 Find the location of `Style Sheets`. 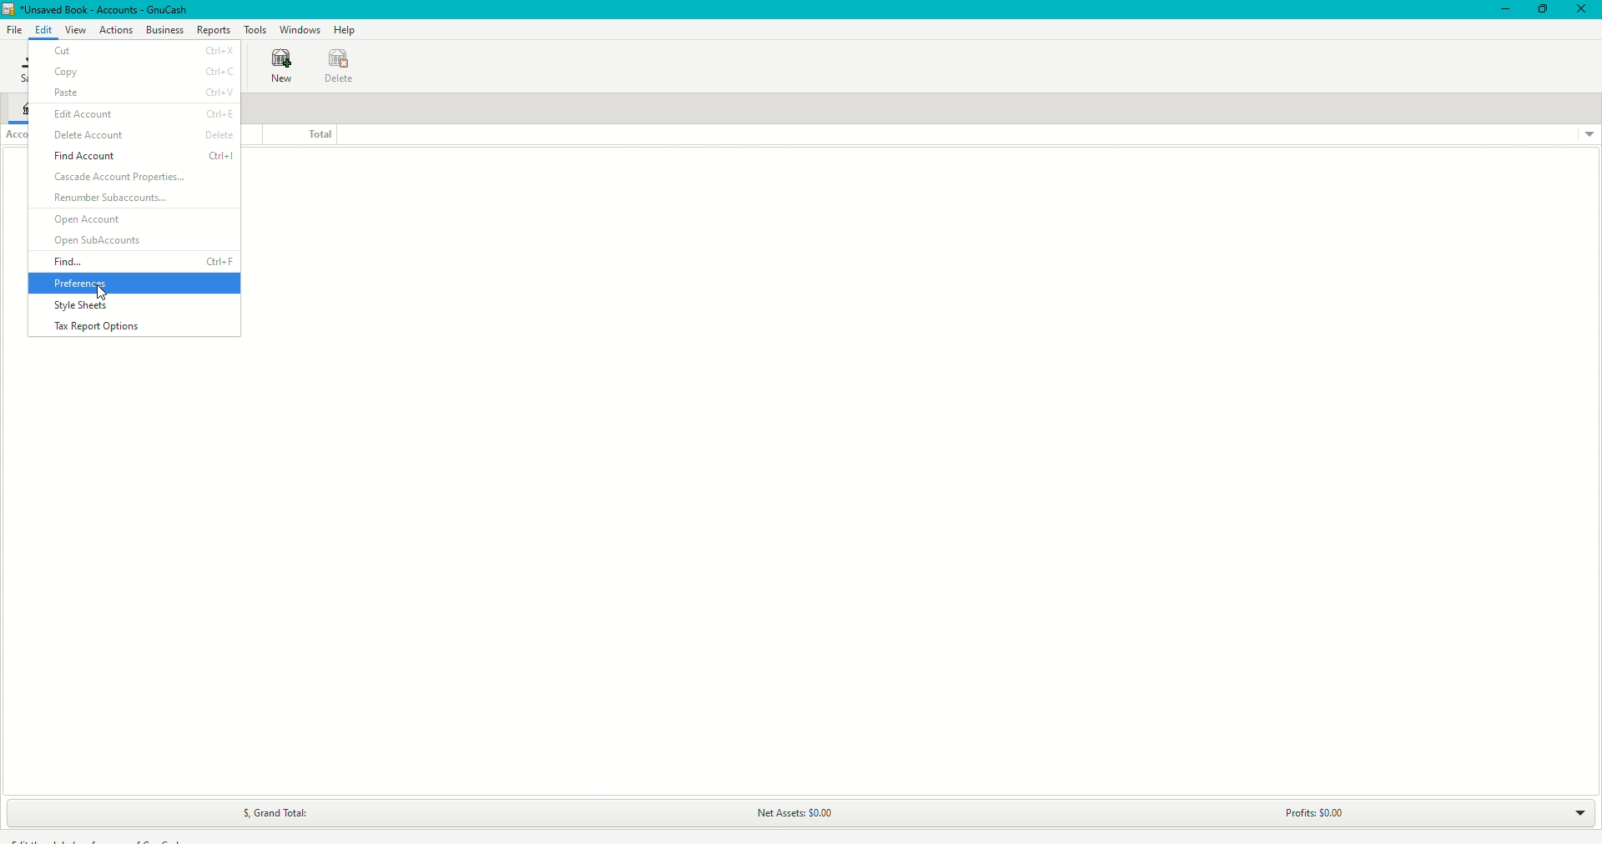

Style Sheets is located at coordinates (80, 307).